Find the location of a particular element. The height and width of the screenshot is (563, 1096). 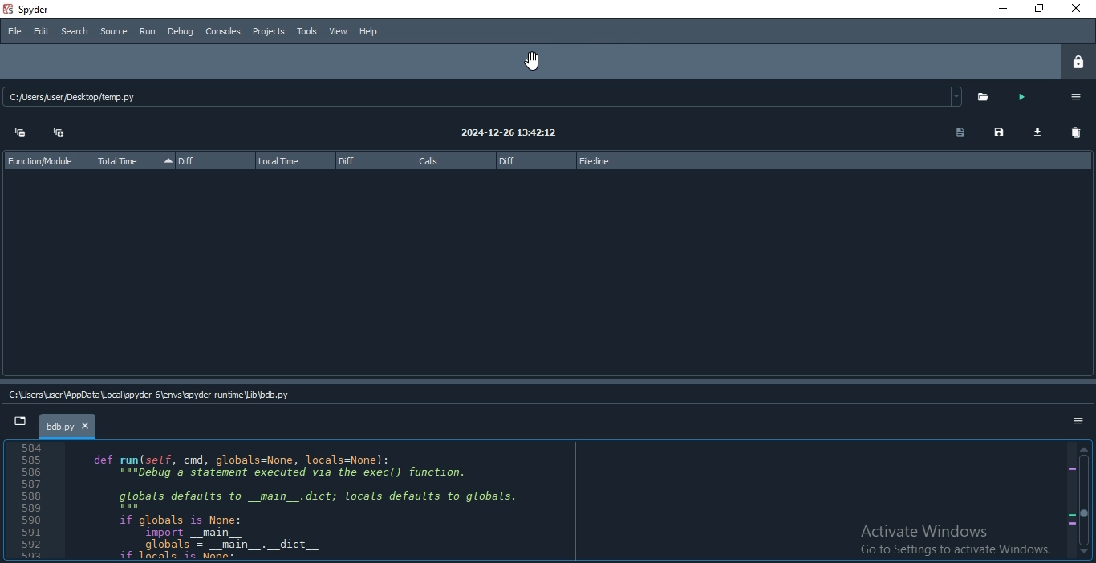

run is located at coordinates (1023, 97).